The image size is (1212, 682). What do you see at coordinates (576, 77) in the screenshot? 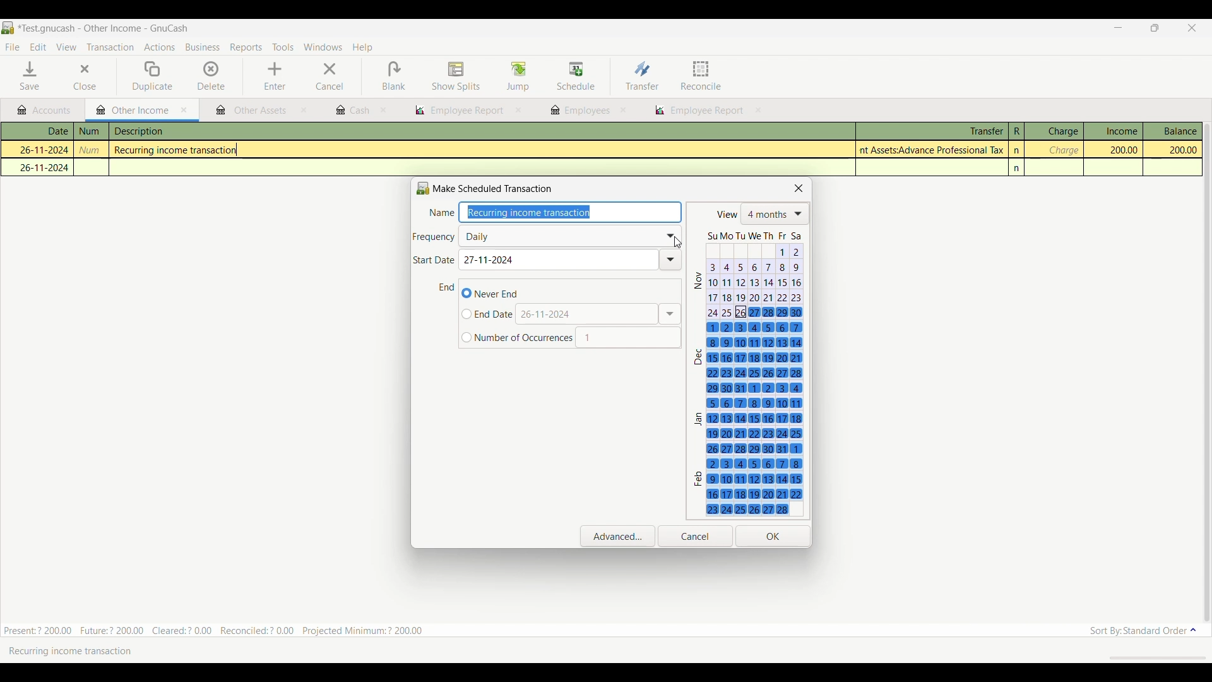
I see `Schedule highlighted after selection by cursor` at bounding box center [576, 77].